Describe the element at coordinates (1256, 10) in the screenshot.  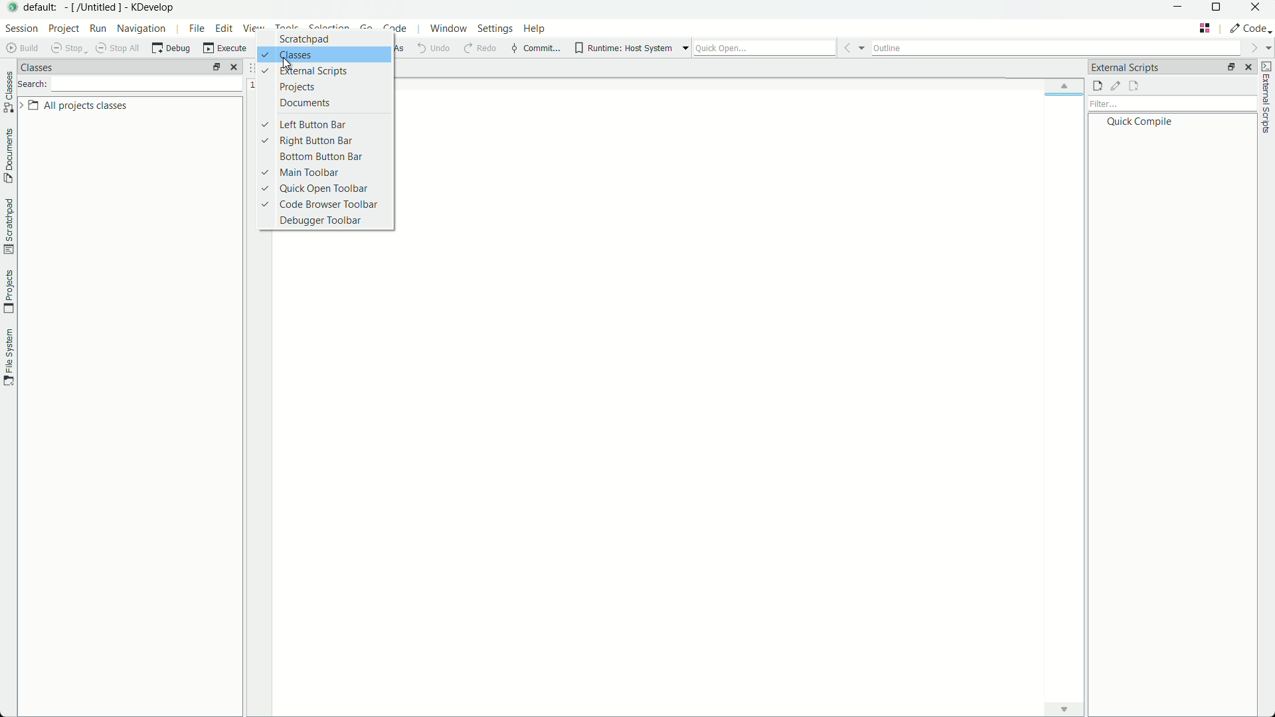
I see `close app` at that location.